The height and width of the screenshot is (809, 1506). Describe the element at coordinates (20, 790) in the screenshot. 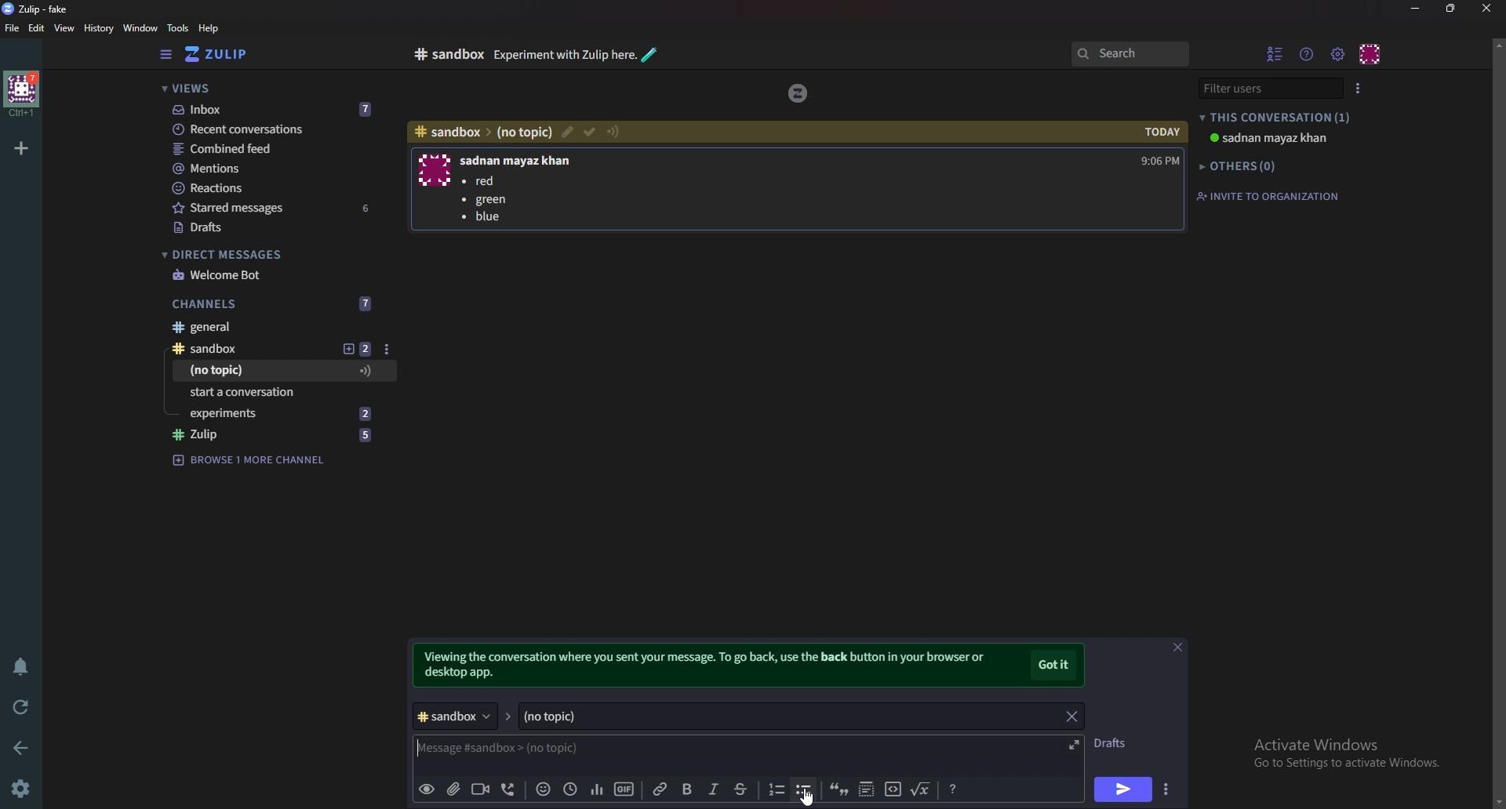

I see `Settings` at that location.